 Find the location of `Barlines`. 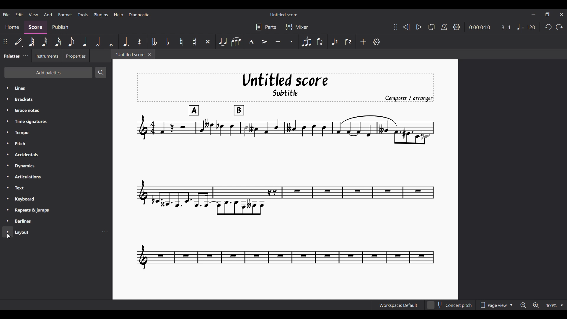

Barlines is located at coordinates (56, 221).